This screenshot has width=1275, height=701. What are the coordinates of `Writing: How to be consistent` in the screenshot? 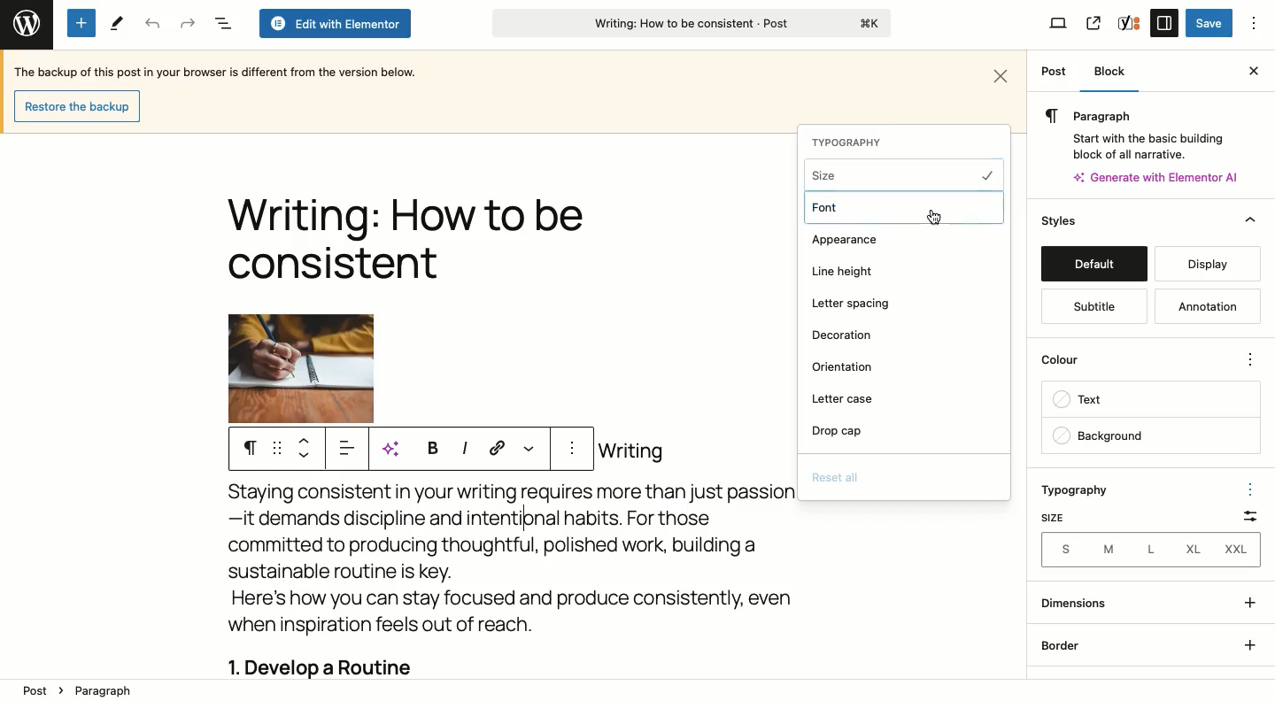 It's located at (690, 26).